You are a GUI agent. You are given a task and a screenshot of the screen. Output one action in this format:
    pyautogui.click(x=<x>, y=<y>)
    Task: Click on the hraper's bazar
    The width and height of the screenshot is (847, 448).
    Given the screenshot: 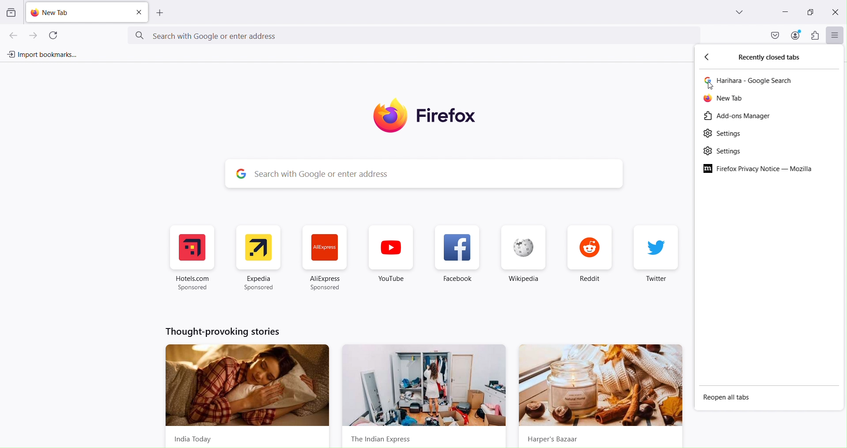 What is the action you would take?
    pyautogui.click(x=601, y=396)
    